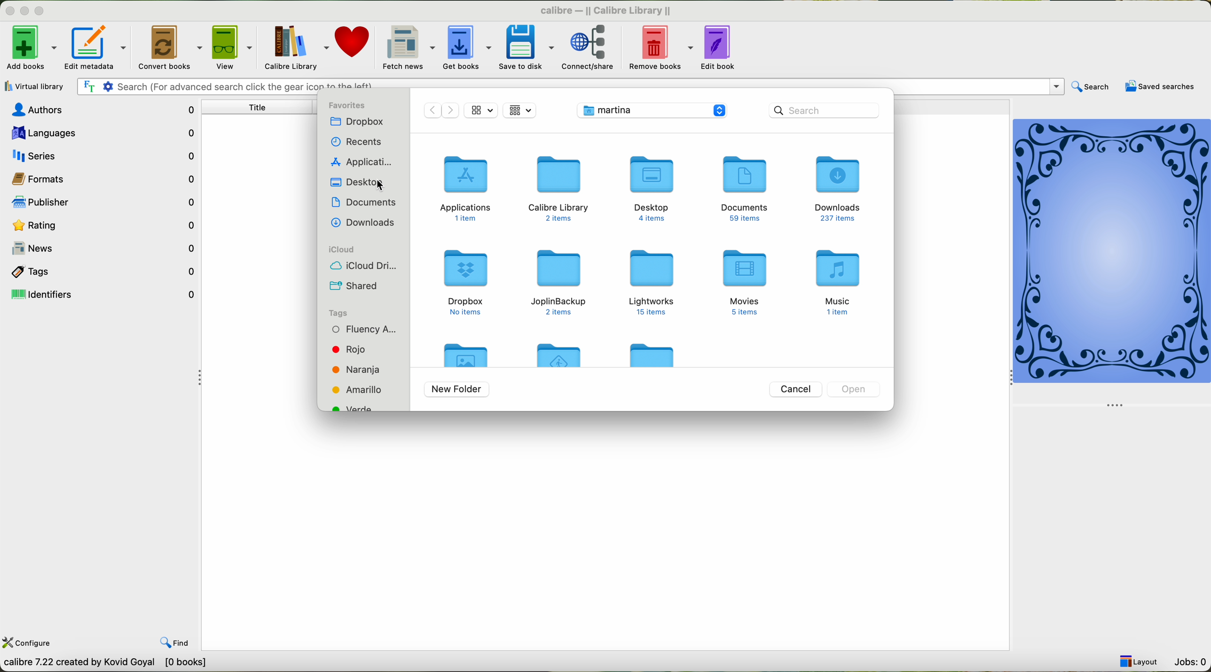 The image size is (1211, 672). Describe the element at coordinates (362, 202) in the screenshot. I see `documents` at that location.